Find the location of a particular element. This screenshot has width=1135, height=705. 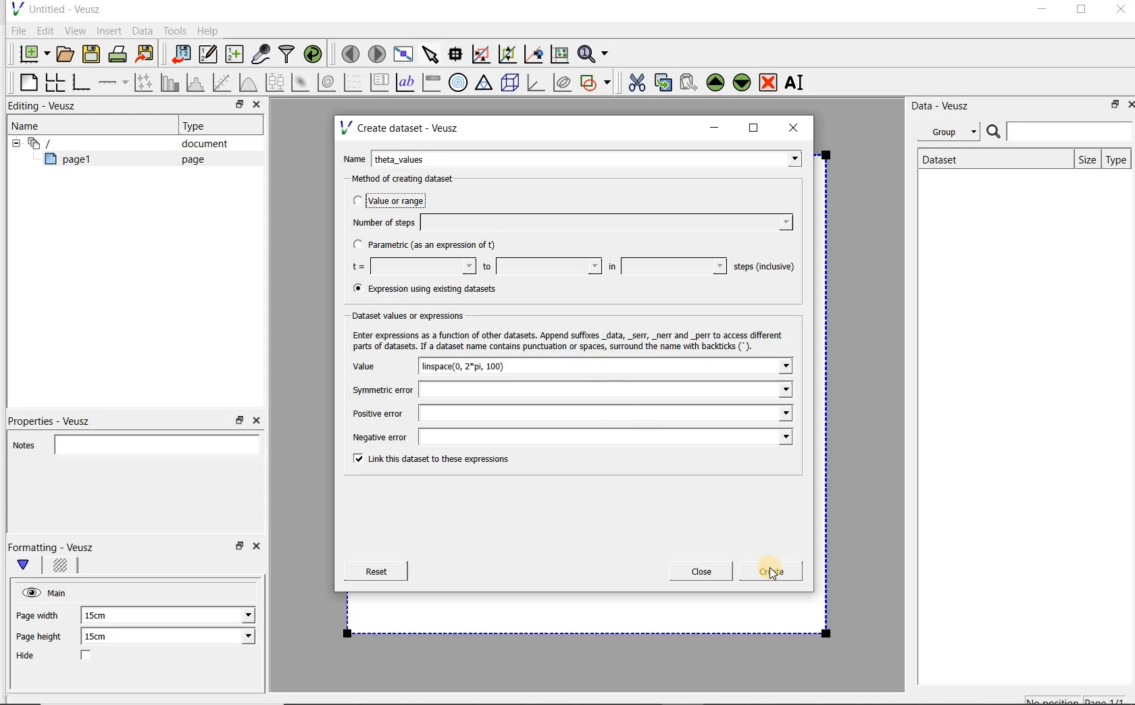

restore down is located at coordinates (240, 421).